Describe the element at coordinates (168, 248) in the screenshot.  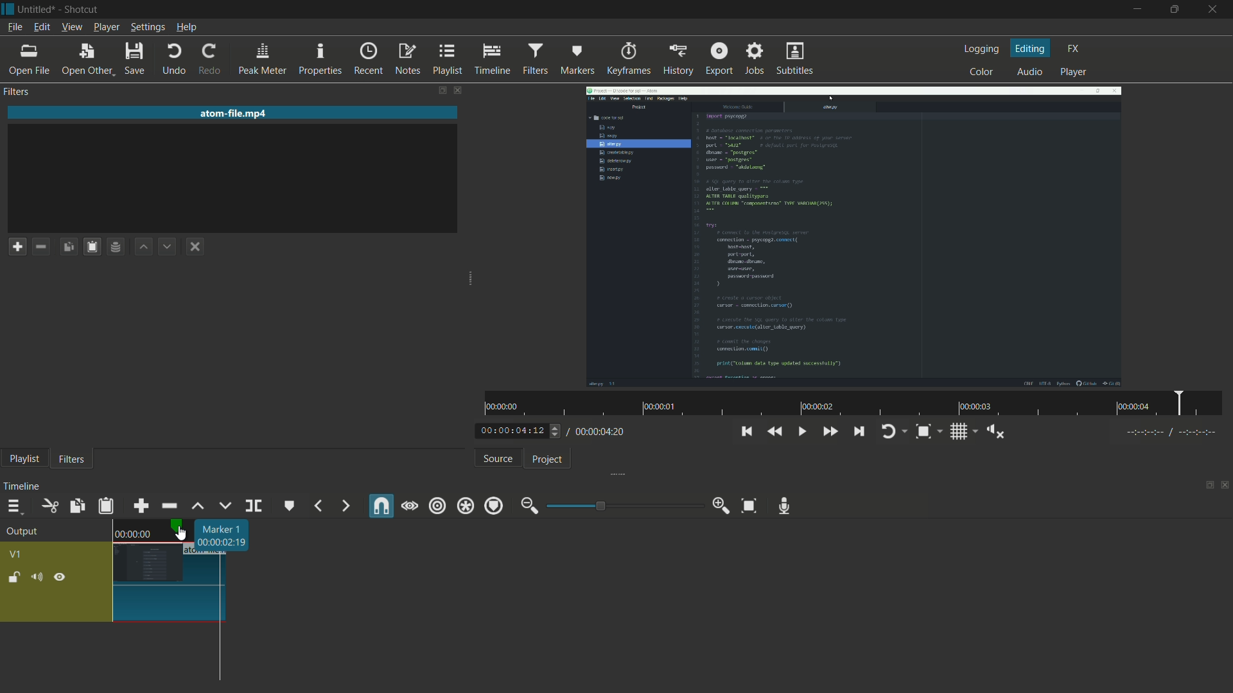
I see `move filter down` at that location.